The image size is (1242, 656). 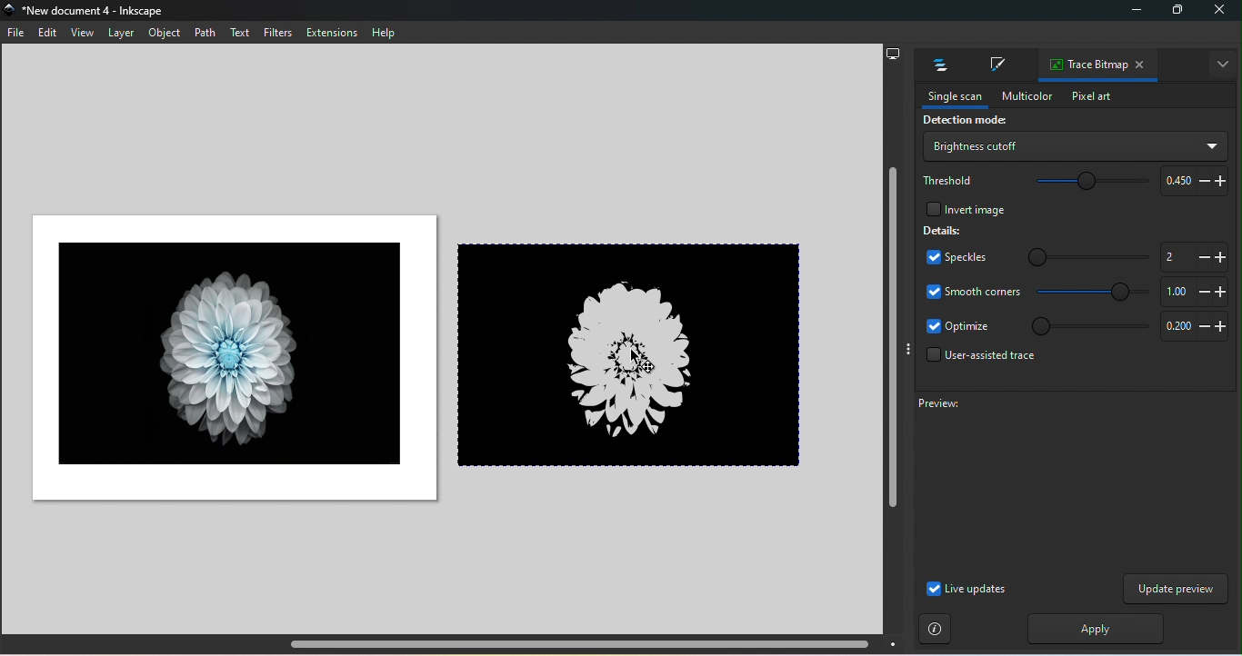 What do you see at coordinates (1191, 180) in the screenshot?
I see `Increase or decrease threshold` at bounding box center [1191, 180].